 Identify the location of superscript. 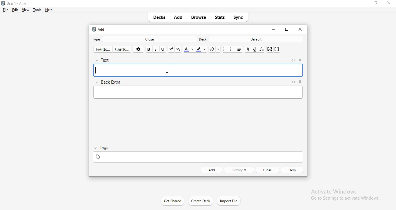
(171, 49).